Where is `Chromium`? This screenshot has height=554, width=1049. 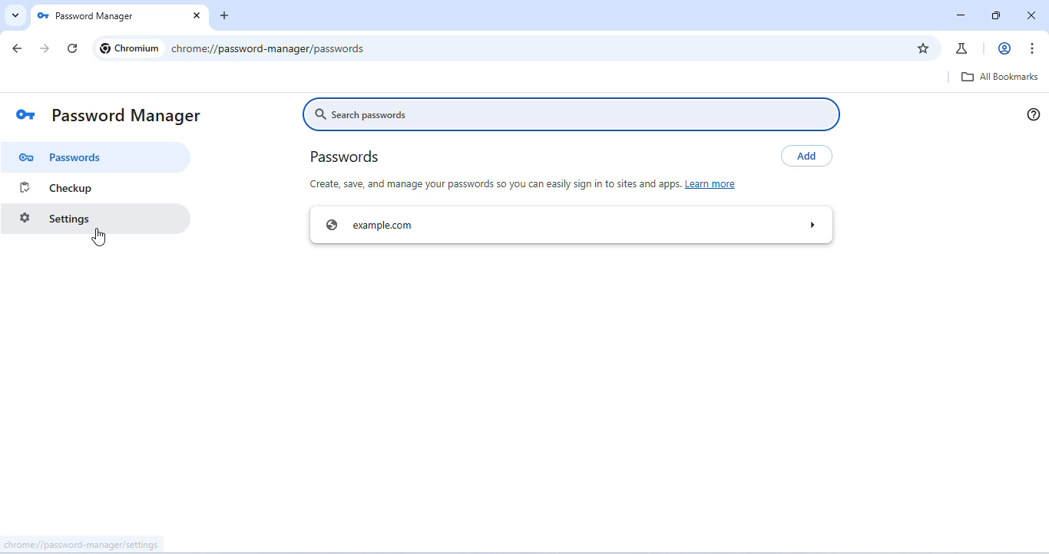 Chromium is located at coordinates (129, 48).